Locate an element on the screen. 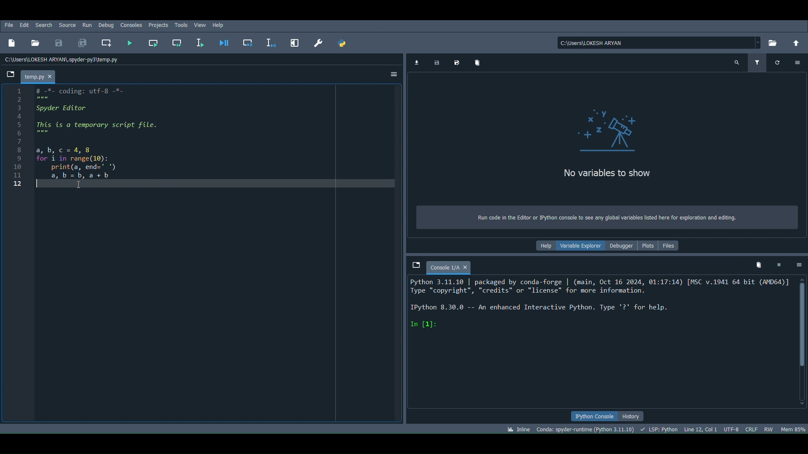  Console is located at coordinates (449, 267).